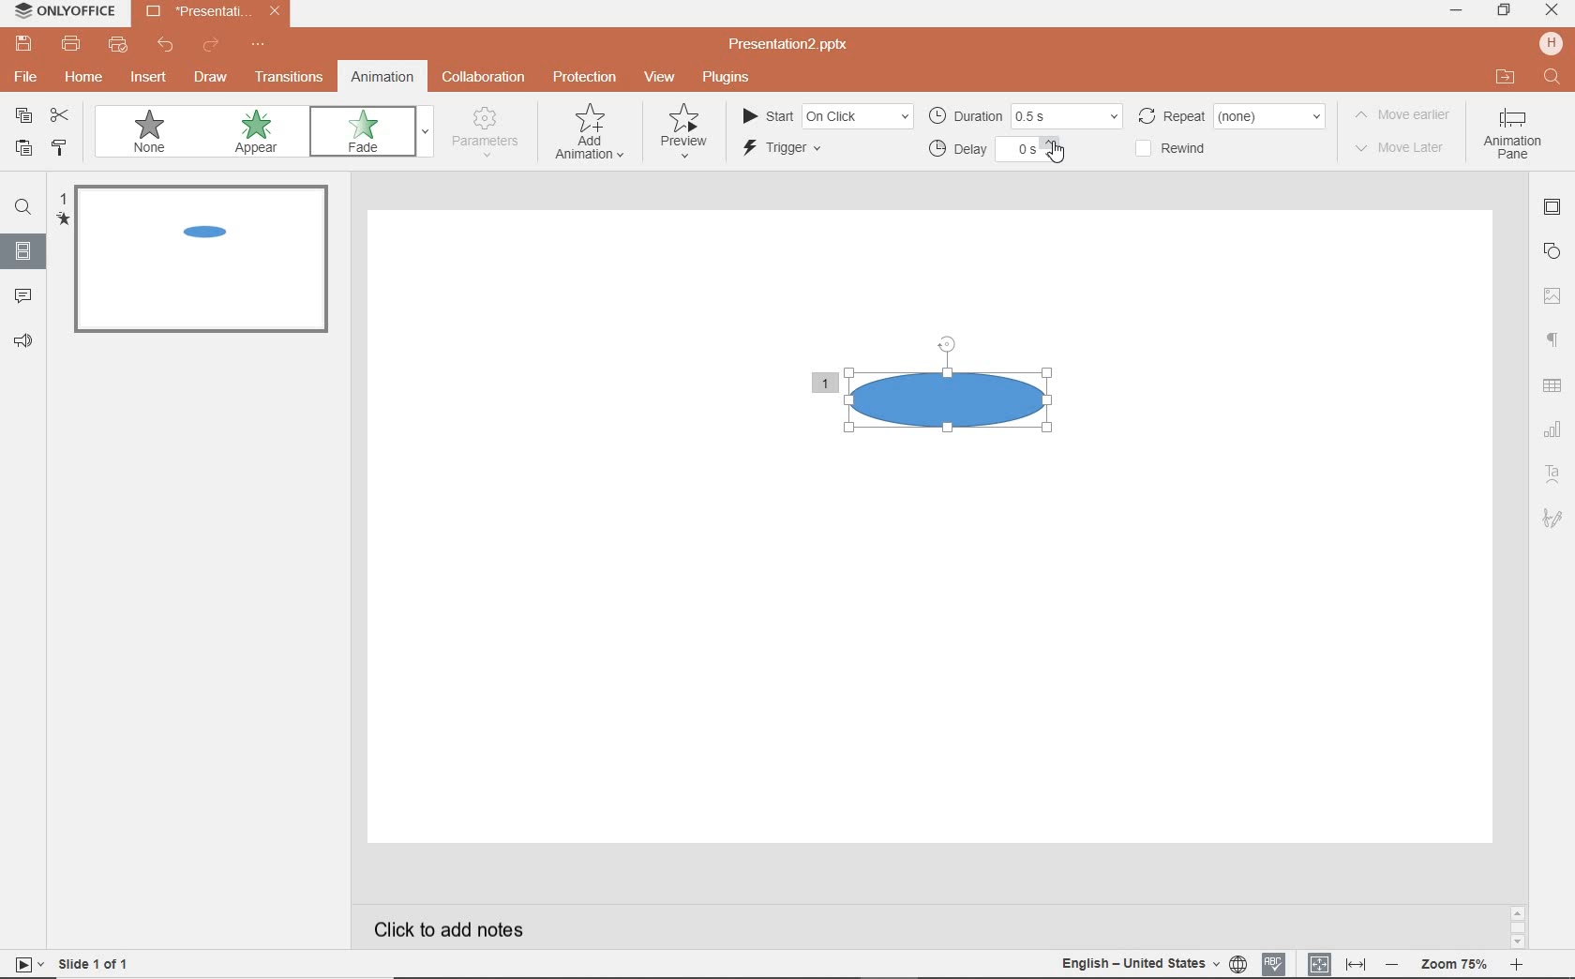  Describe the element at coordinates (1027, 115) in the screenshot. I see `duration` at that location.